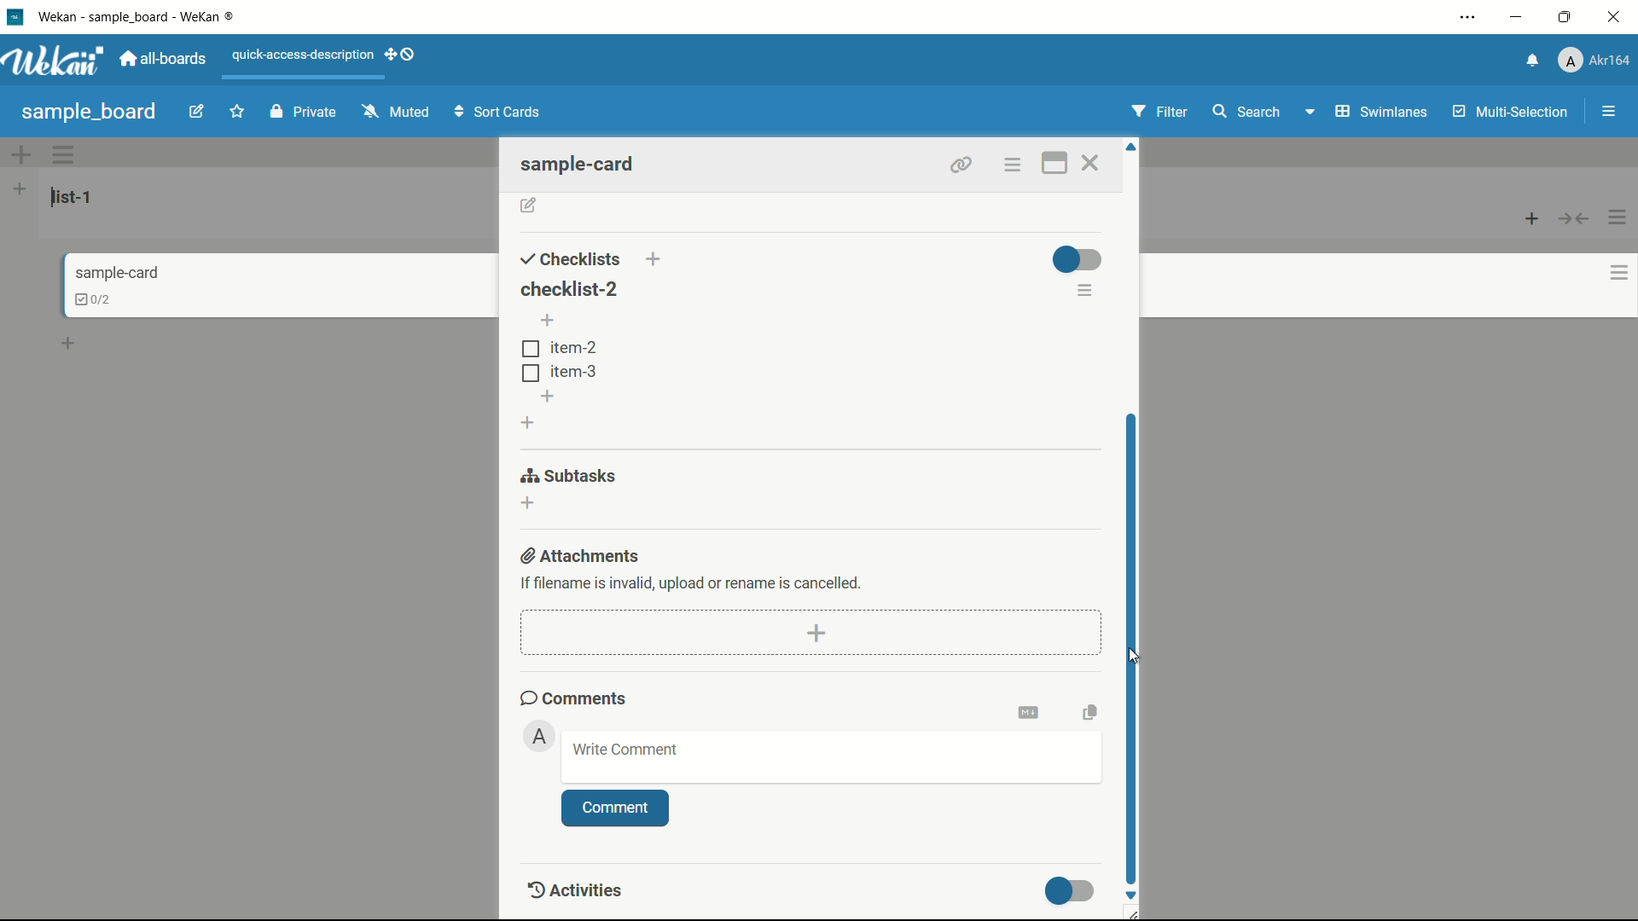 The width and height of the screenshot is (1638, 921). Describe the element at coordinates (1608, 112) in the screenshot. I see `show/hide sidebar` at that location.